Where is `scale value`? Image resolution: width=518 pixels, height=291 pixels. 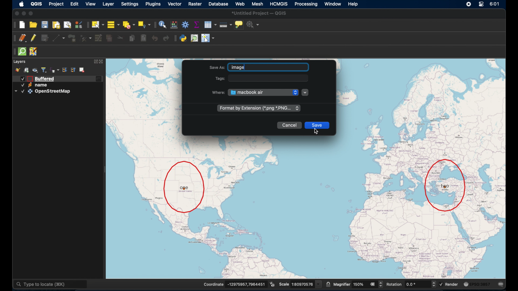
scale value is located at coordinates (306, 283).